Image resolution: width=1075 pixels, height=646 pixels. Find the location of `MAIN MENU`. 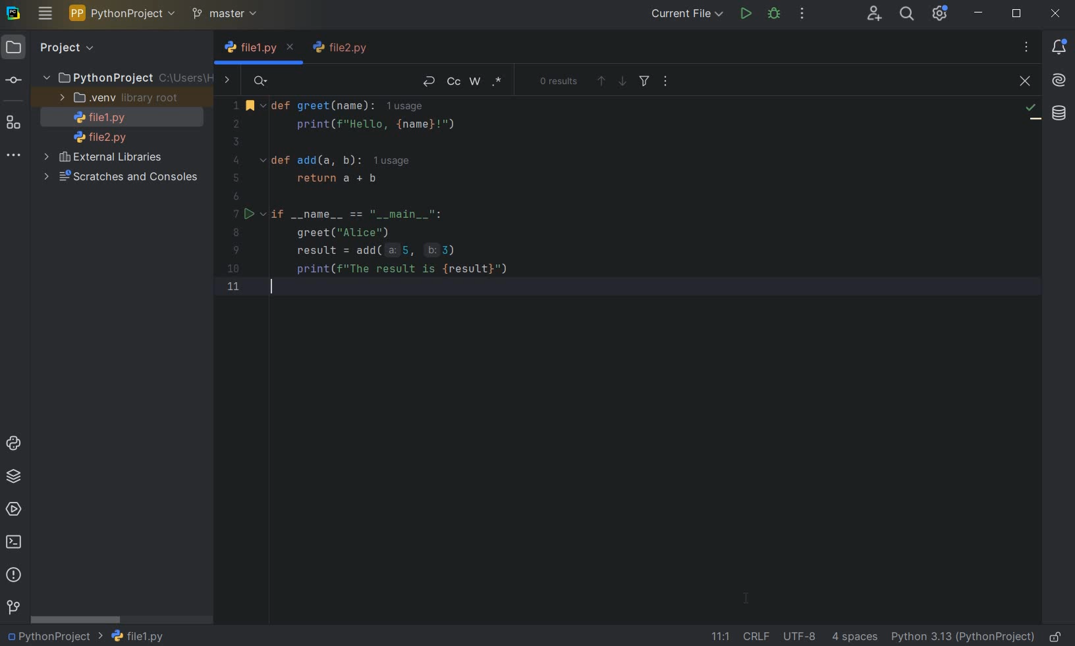

MAIN MENU is located at coordinates (45, 14).